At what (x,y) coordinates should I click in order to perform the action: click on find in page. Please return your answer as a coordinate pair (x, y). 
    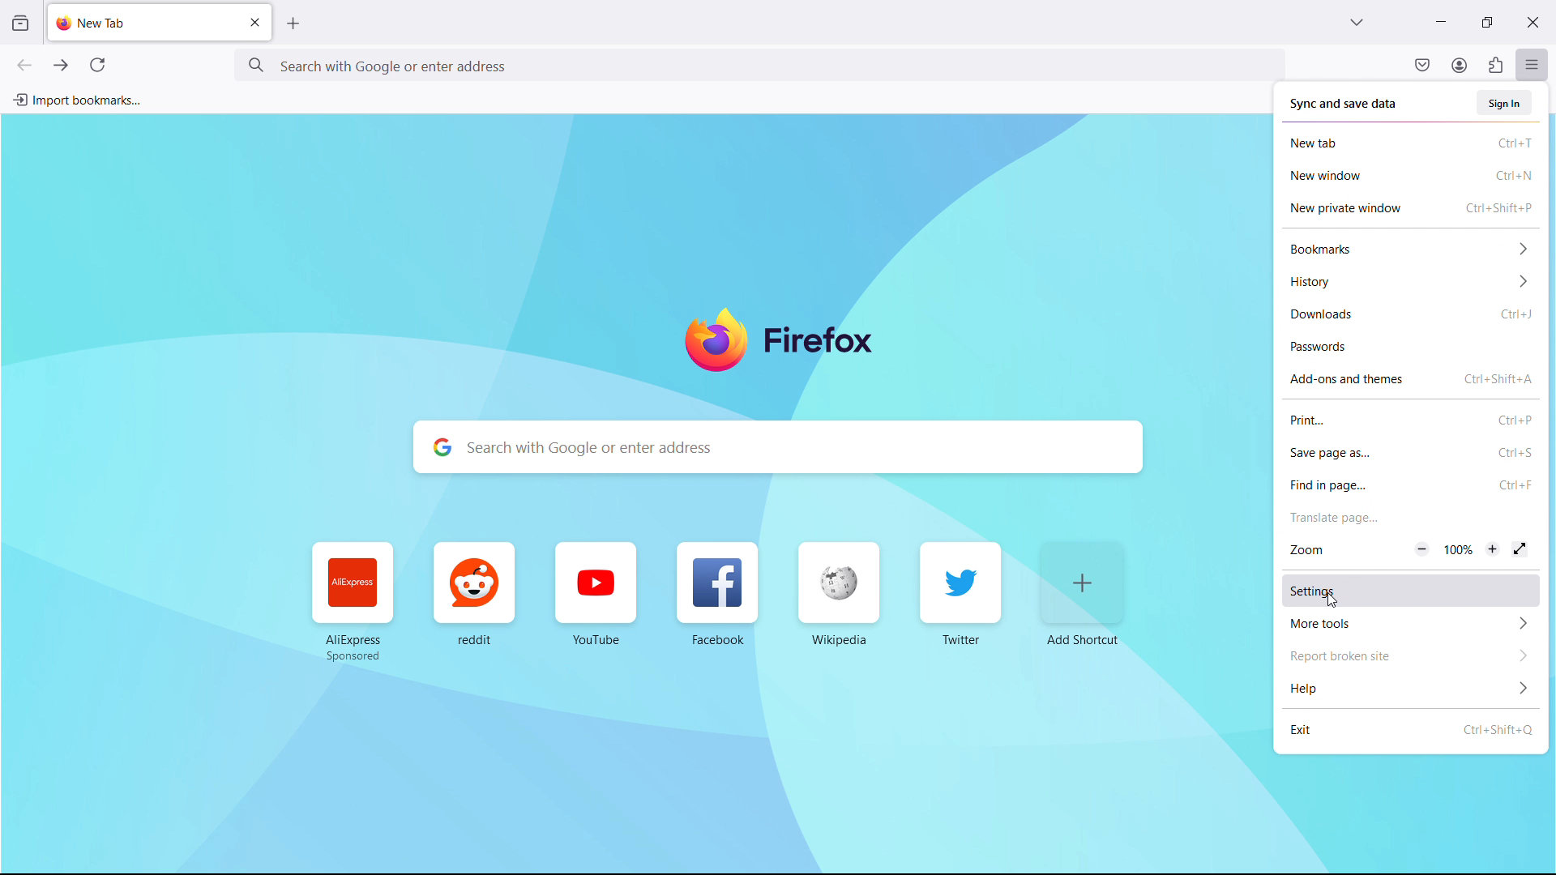
    Looking at the image, I should click on (1412, 485).